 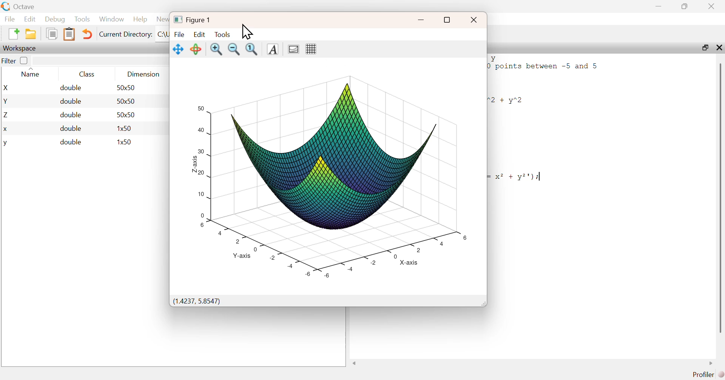 I want to click on scroll right, so click(x=711, y=363).